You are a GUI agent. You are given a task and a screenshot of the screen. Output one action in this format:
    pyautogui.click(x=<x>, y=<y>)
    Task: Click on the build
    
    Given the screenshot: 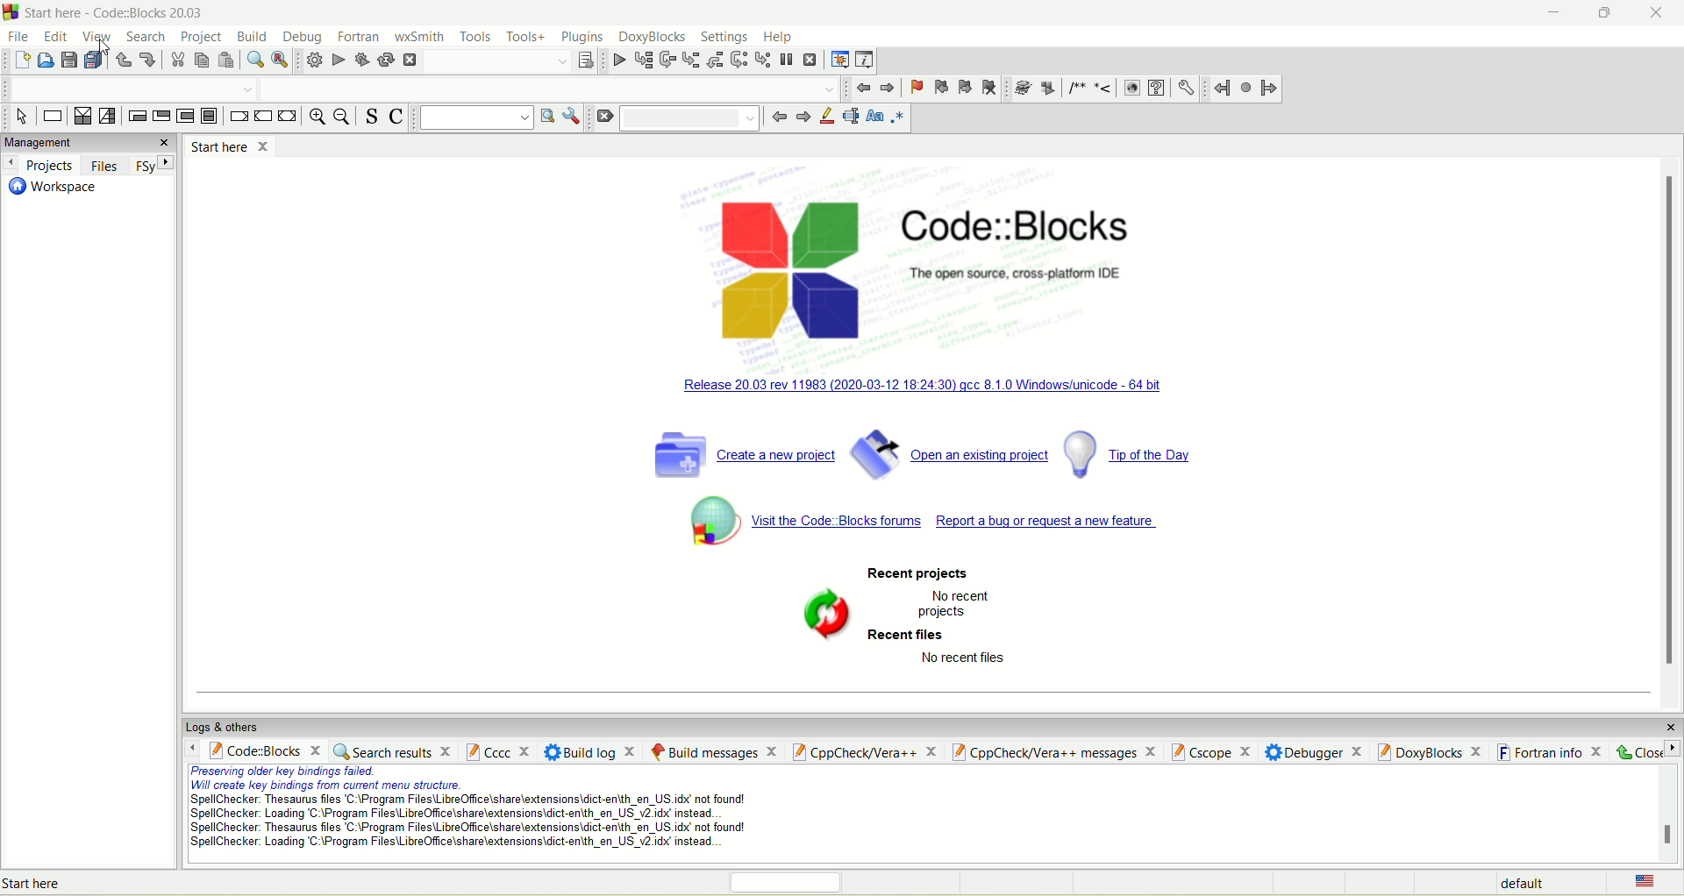 What is the action you would take?
    pyautogui.click(x=252, y=35)
    